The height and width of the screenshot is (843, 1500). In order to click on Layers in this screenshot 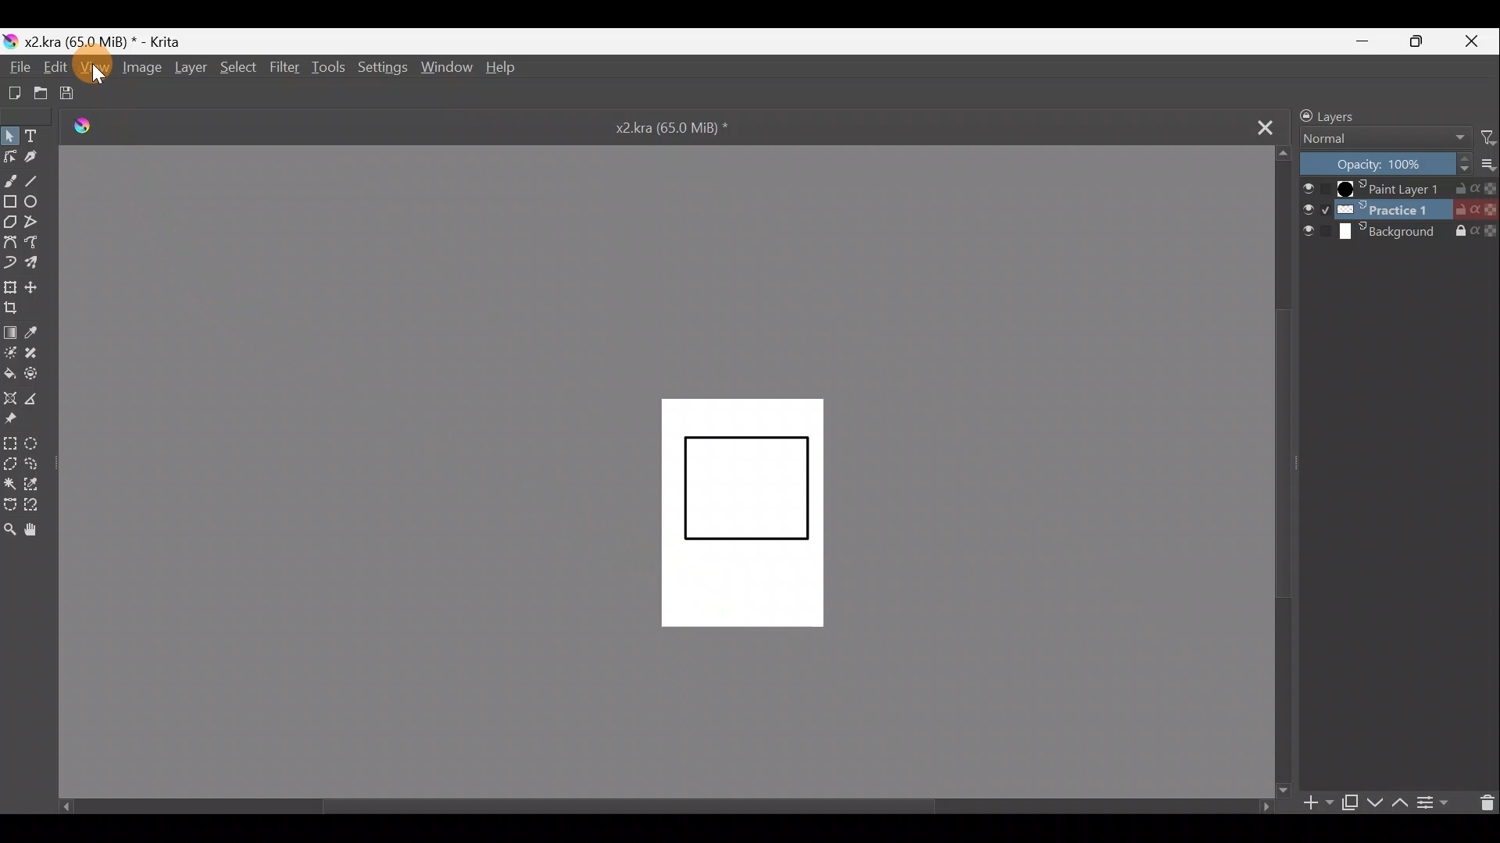, I will do `click(1358, 114)`.